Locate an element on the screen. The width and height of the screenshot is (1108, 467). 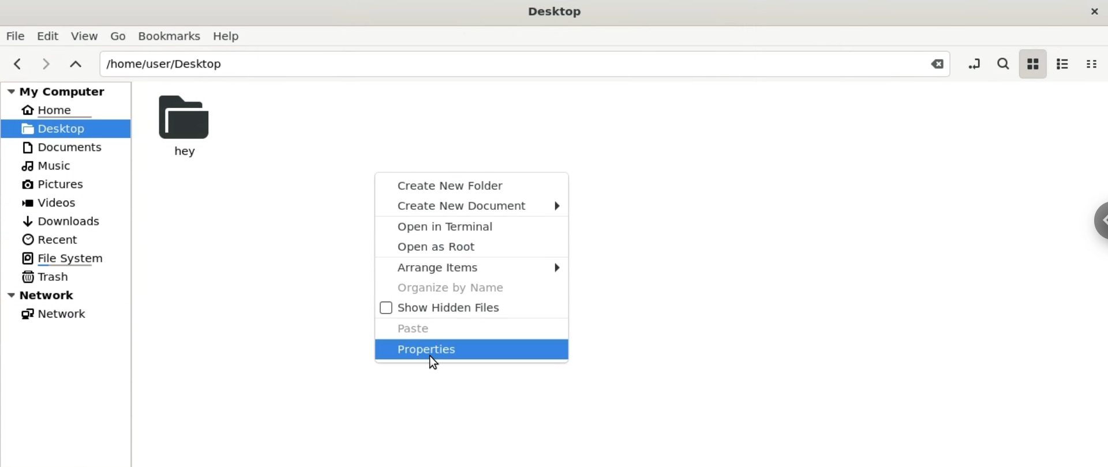
edit is located at coordinates (50, 35).